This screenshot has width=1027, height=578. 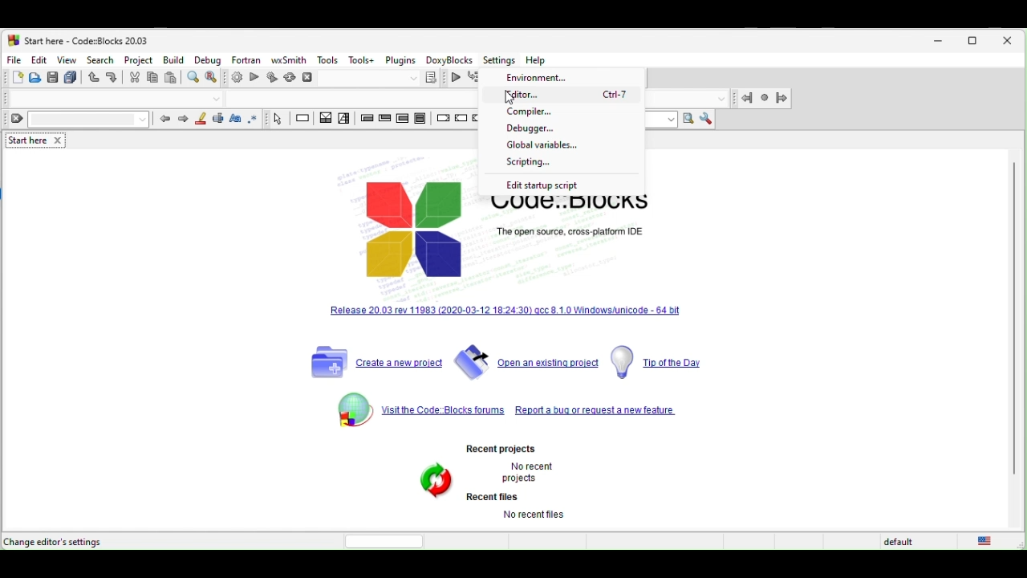 What do you see at coordinates (209, 60) in the screenshot?
I see `debug` at bounding box center [209, 60].